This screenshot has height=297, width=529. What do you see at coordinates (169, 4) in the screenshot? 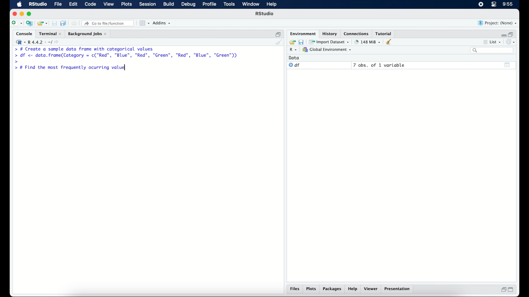
I see `build` at bounding box center [169, 4].